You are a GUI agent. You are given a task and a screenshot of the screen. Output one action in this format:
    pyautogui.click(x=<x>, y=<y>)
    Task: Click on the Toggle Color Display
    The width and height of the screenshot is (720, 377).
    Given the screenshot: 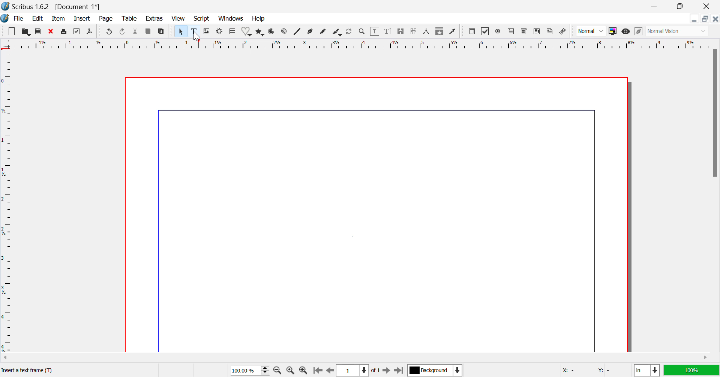 What is the action you would take?
    pyautogui.click(x=614, y=32)
    